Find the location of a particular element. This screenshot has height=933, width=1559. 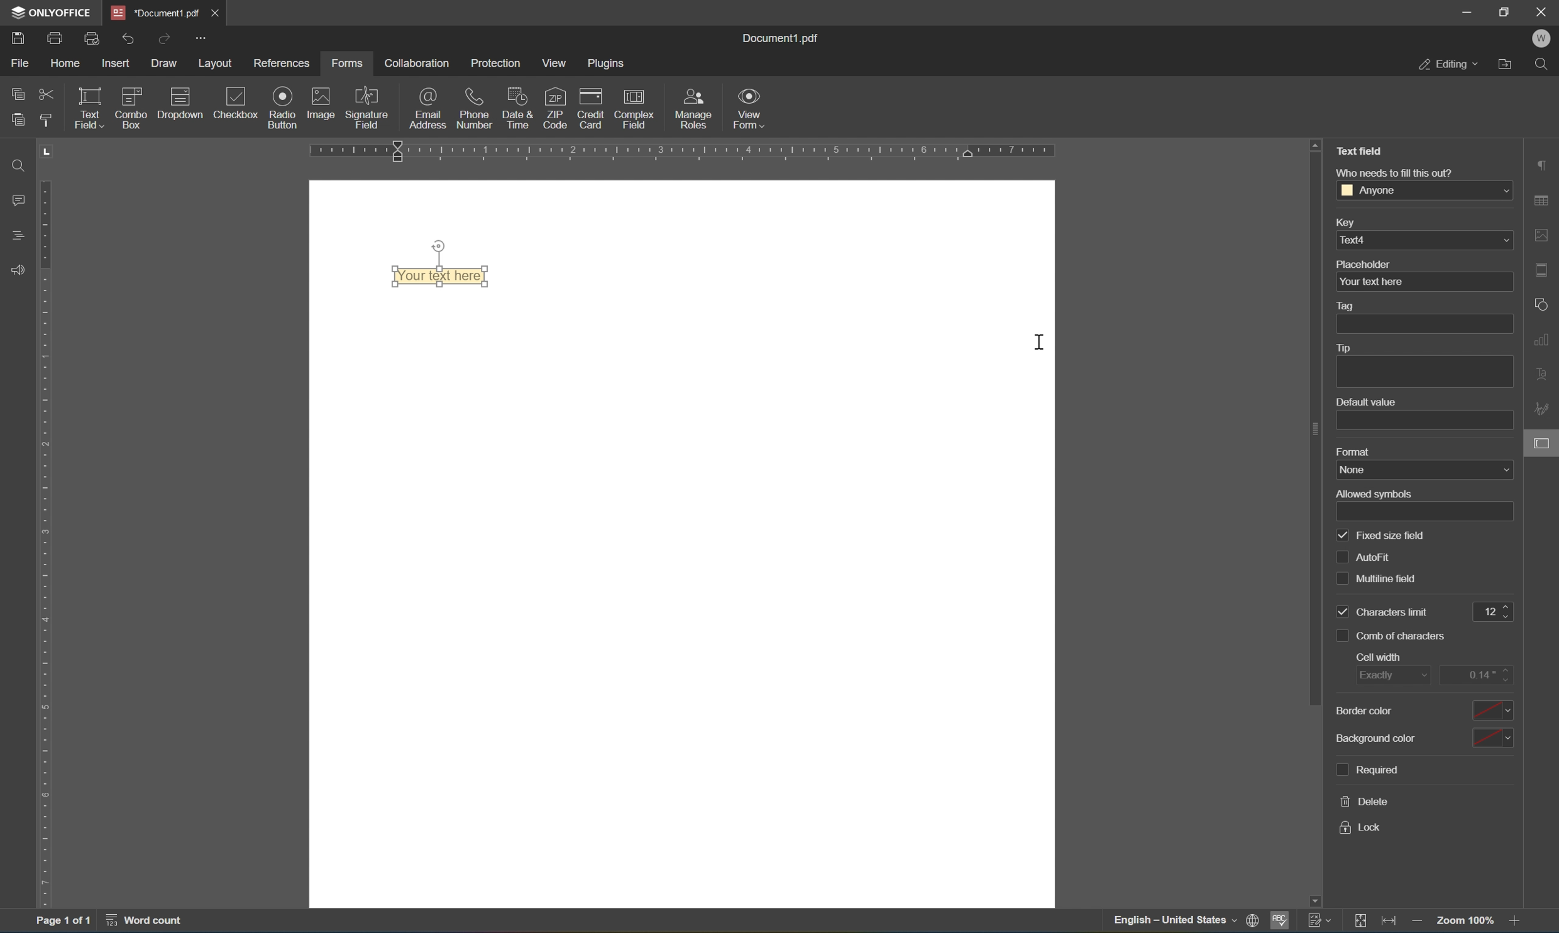

 is located at coordinates (282, 108).